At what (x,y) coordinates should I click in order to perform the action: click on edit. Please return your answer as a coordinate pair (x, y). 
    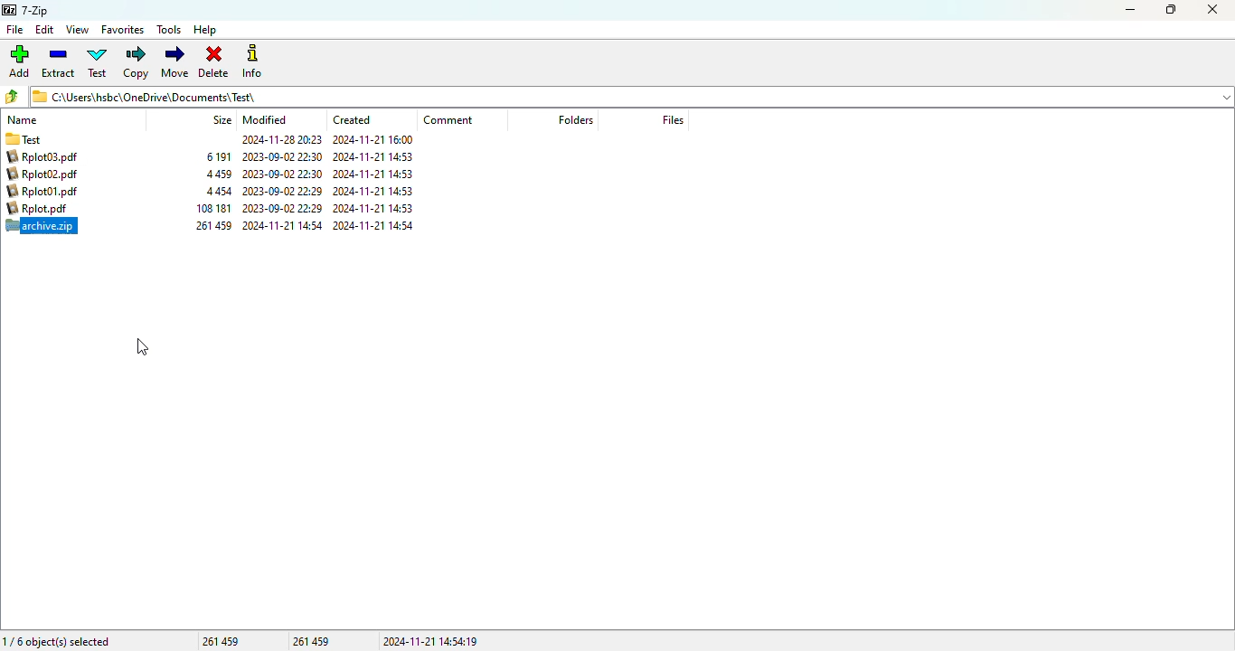
    Looking at the image, I should click on (45, 30).